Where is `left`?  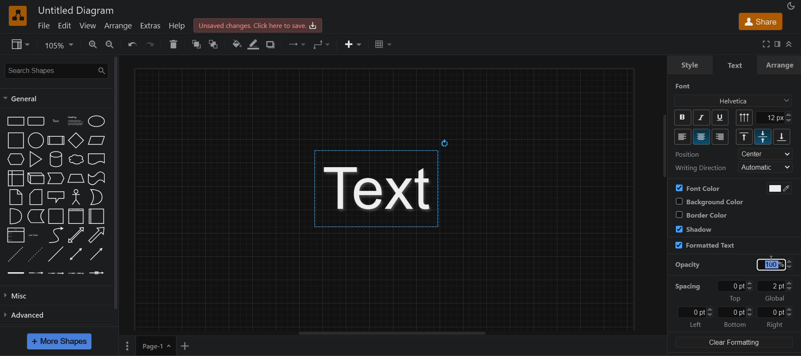
left is located at coordinates (695, 325).